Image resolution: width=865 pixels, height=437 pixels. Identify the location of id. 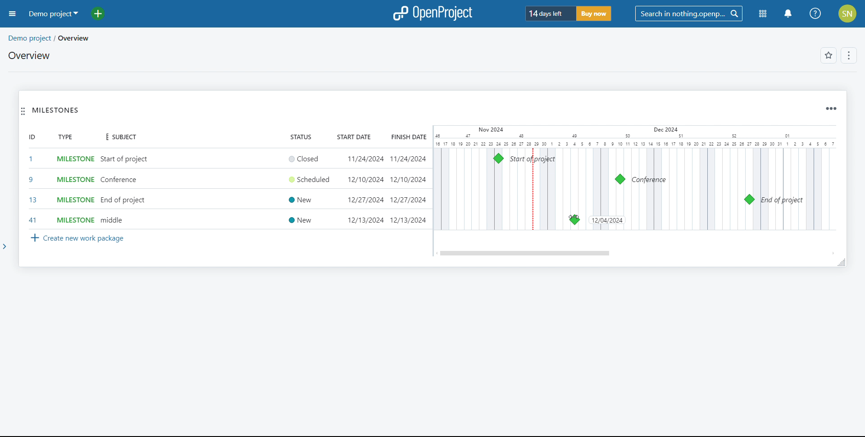
(32, 137).